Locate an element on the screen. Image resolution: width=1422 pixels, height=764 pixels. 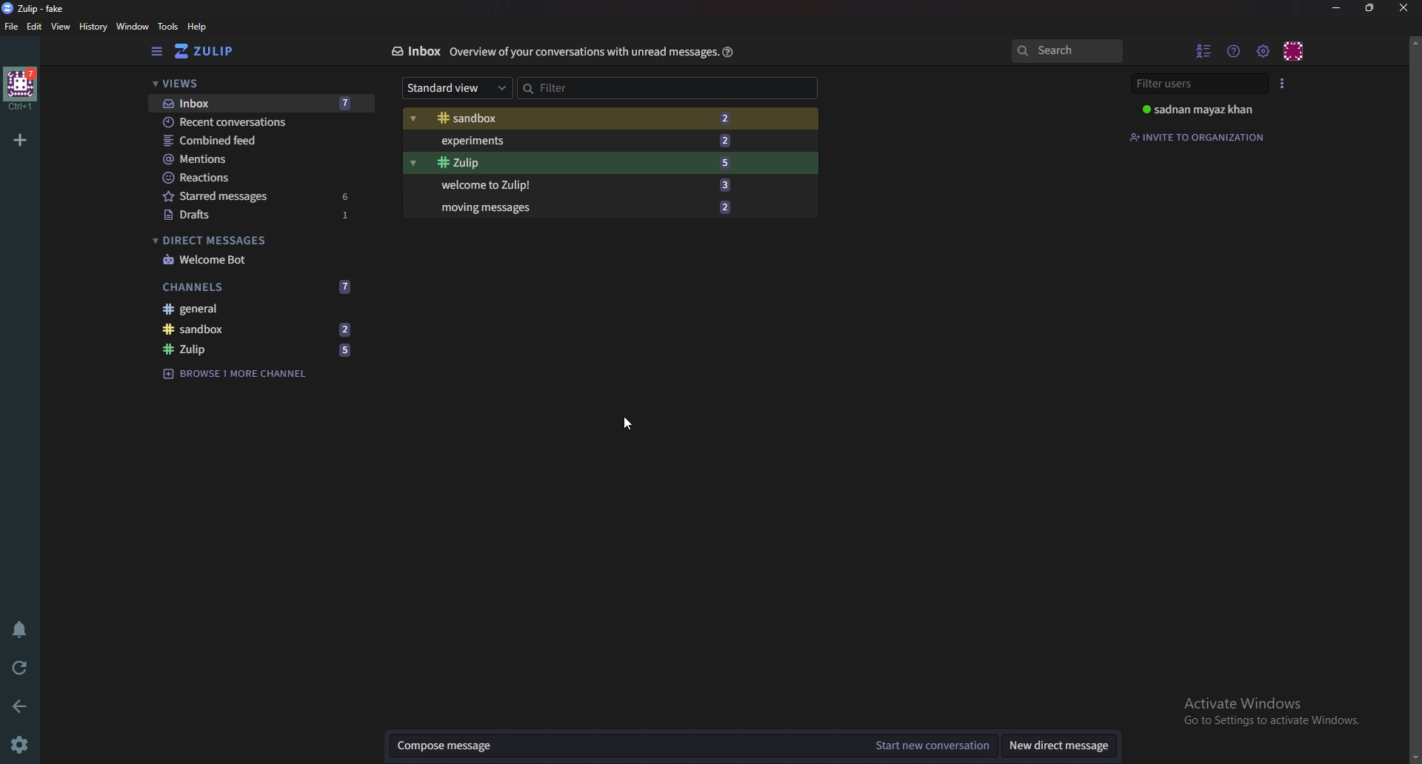
scroll bar is located at coordinates (1414, 398).